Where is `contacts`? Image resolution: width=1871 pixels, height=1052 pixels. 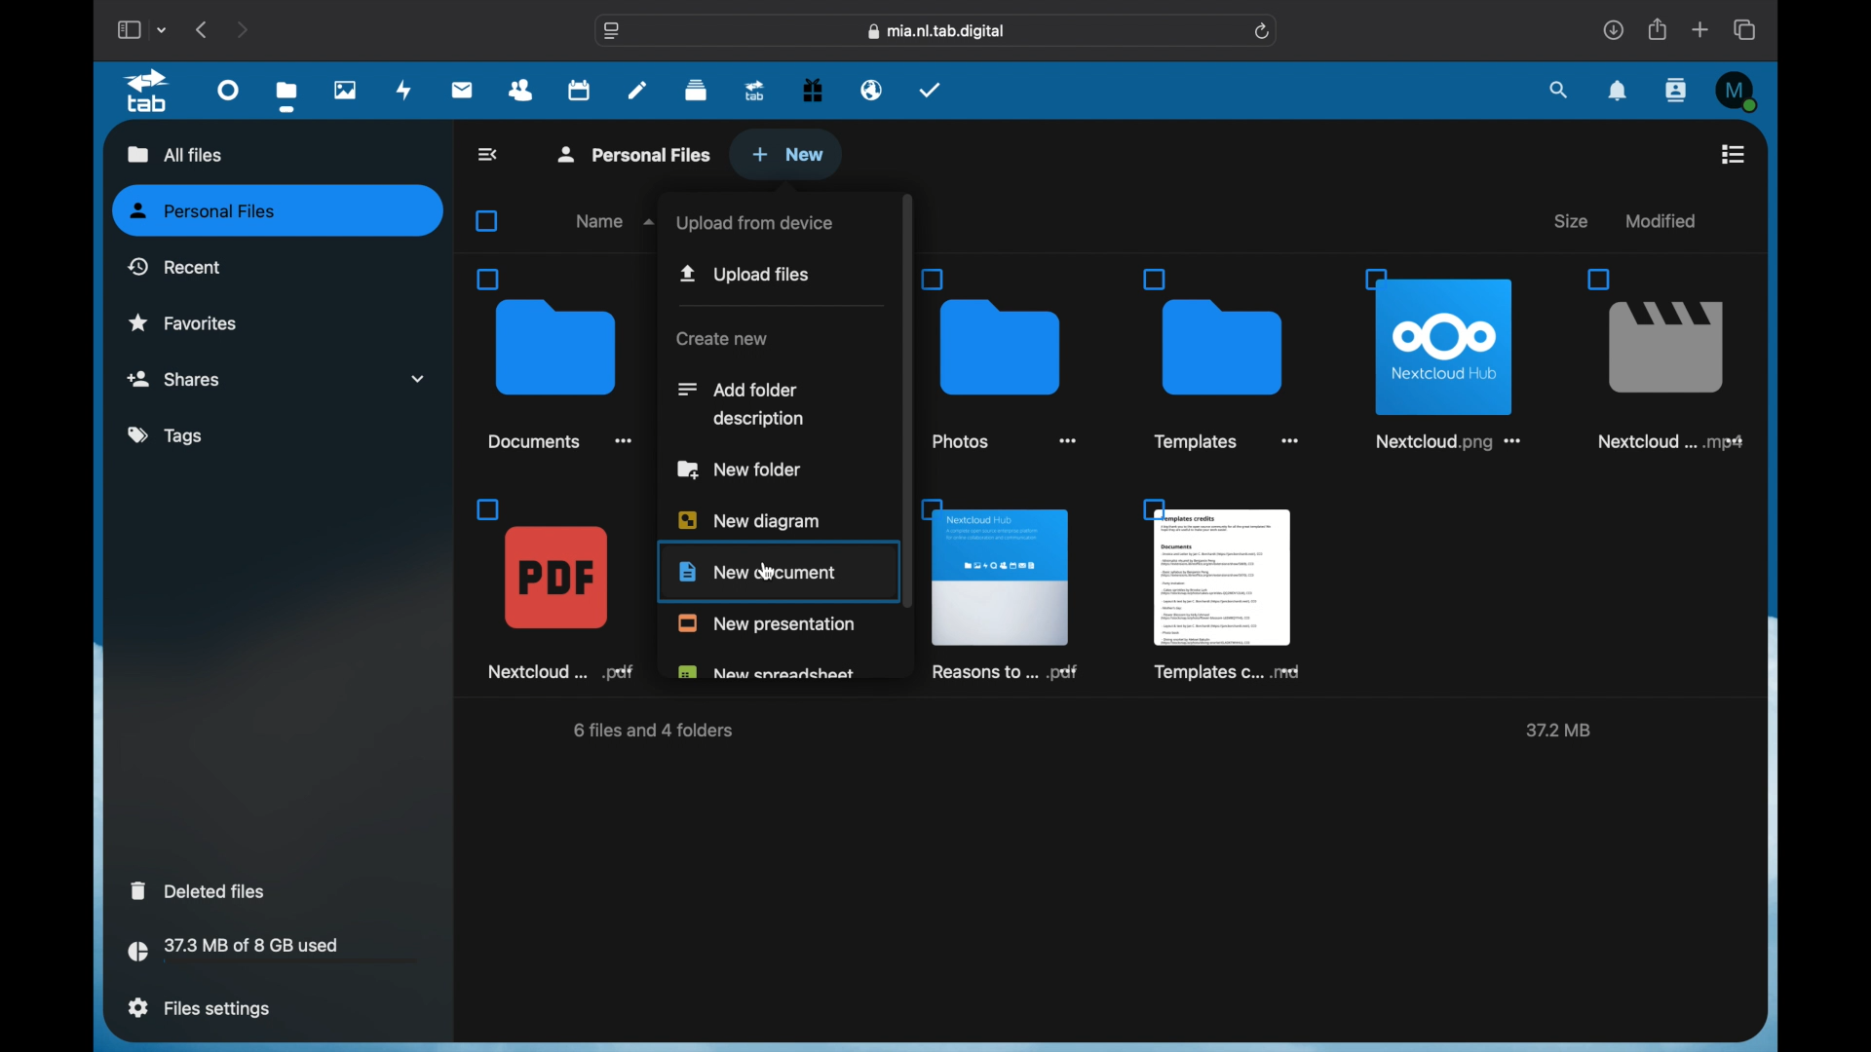 contacts is located at coordinates (521, 91).